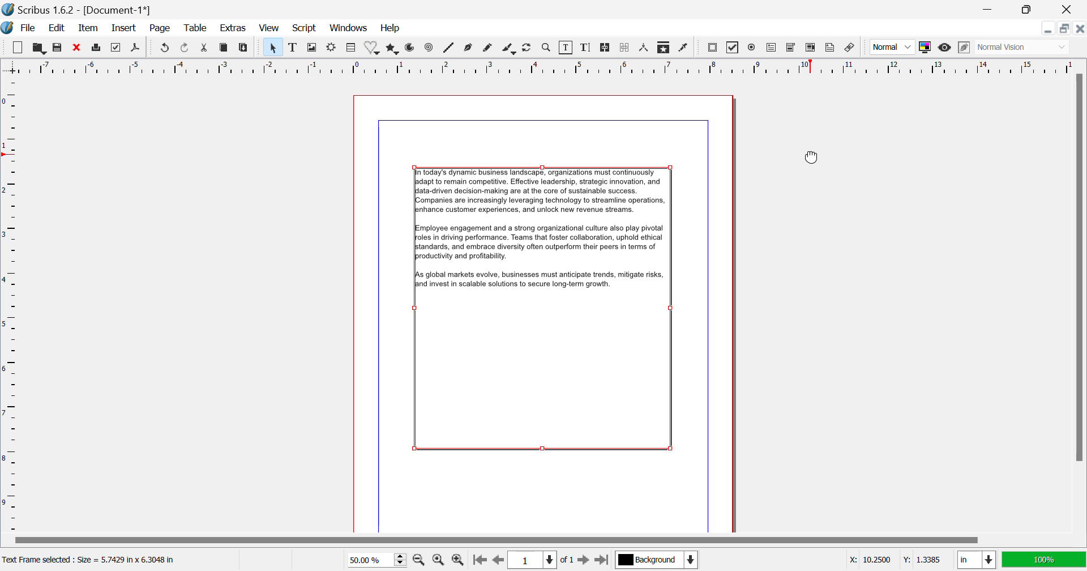 The width and height of the screenshot is (1087, 571). I want to click on First Page, so click(479, 560).